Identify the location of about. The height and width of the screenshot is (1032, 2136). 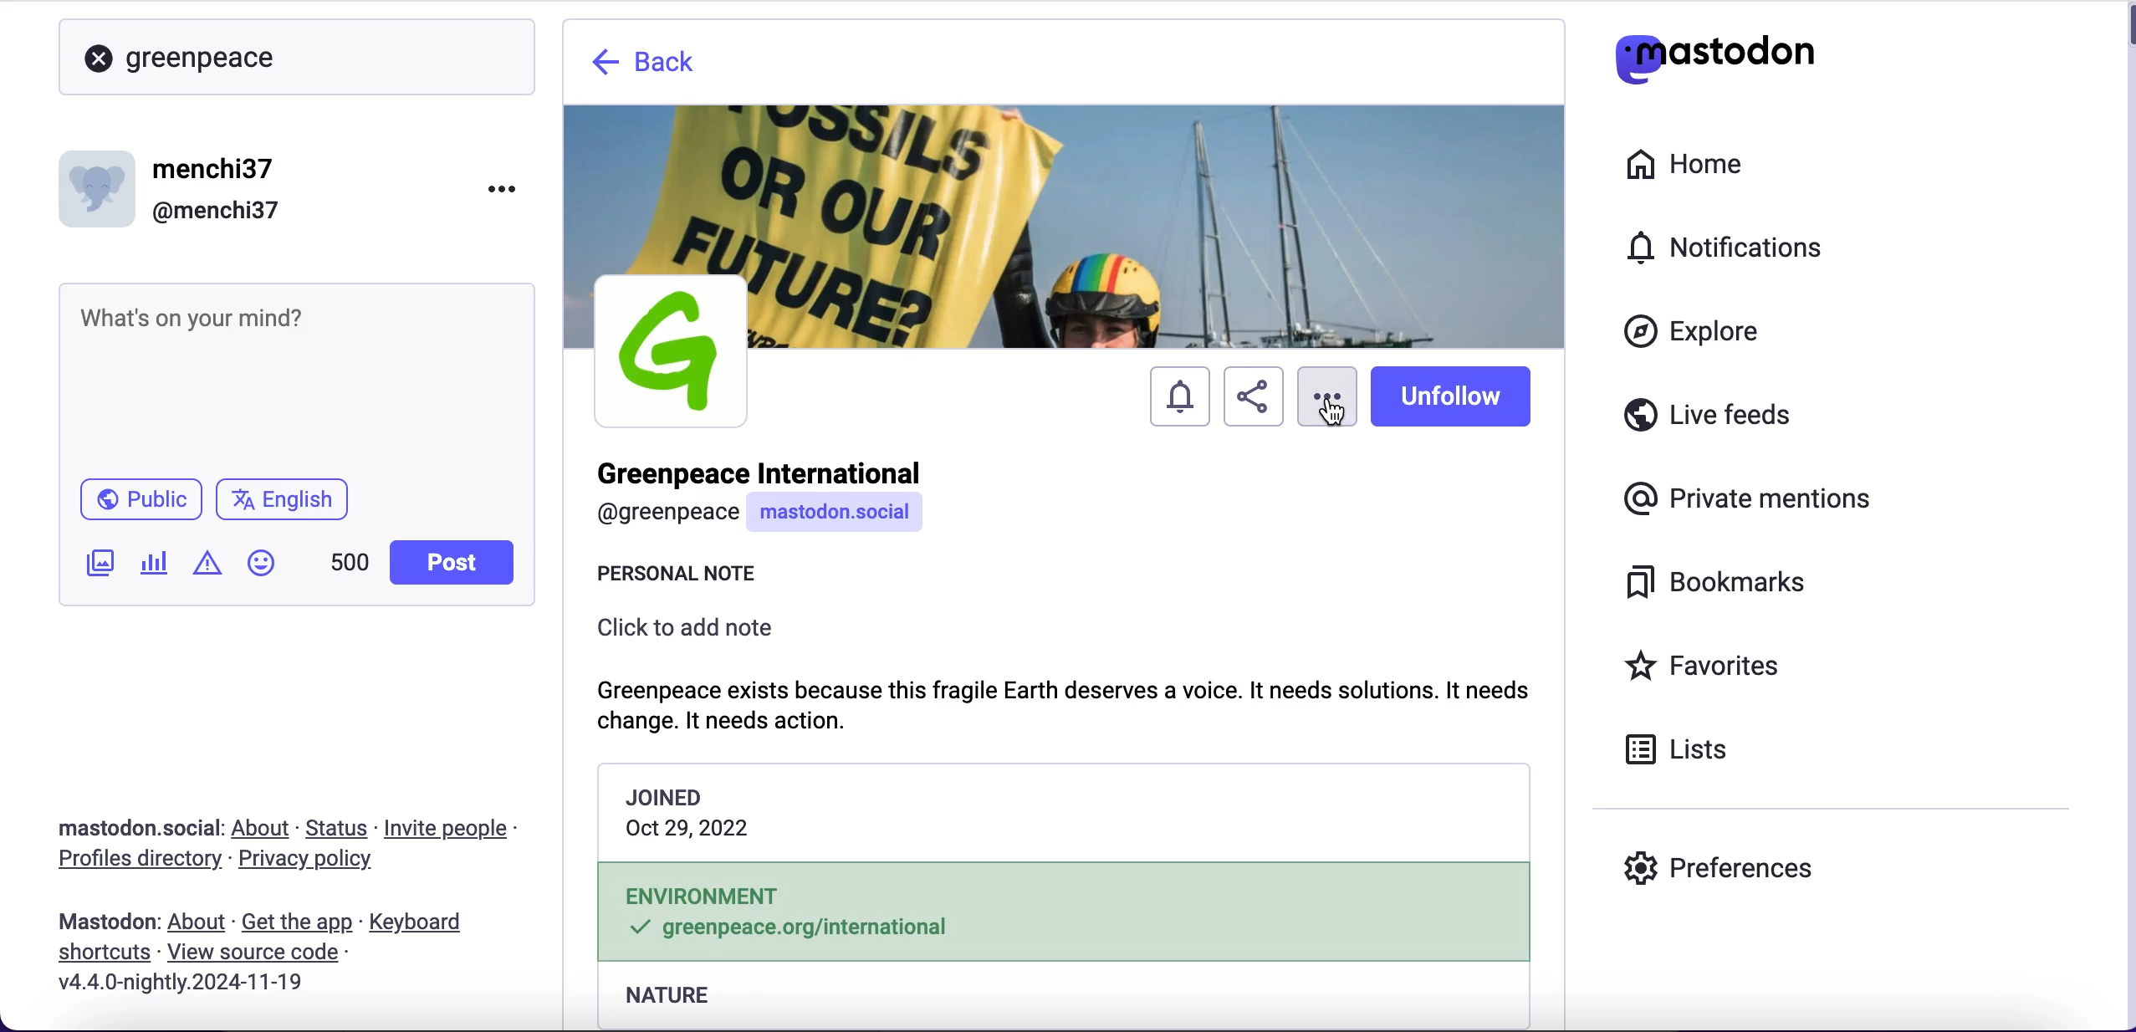
(200, 922).